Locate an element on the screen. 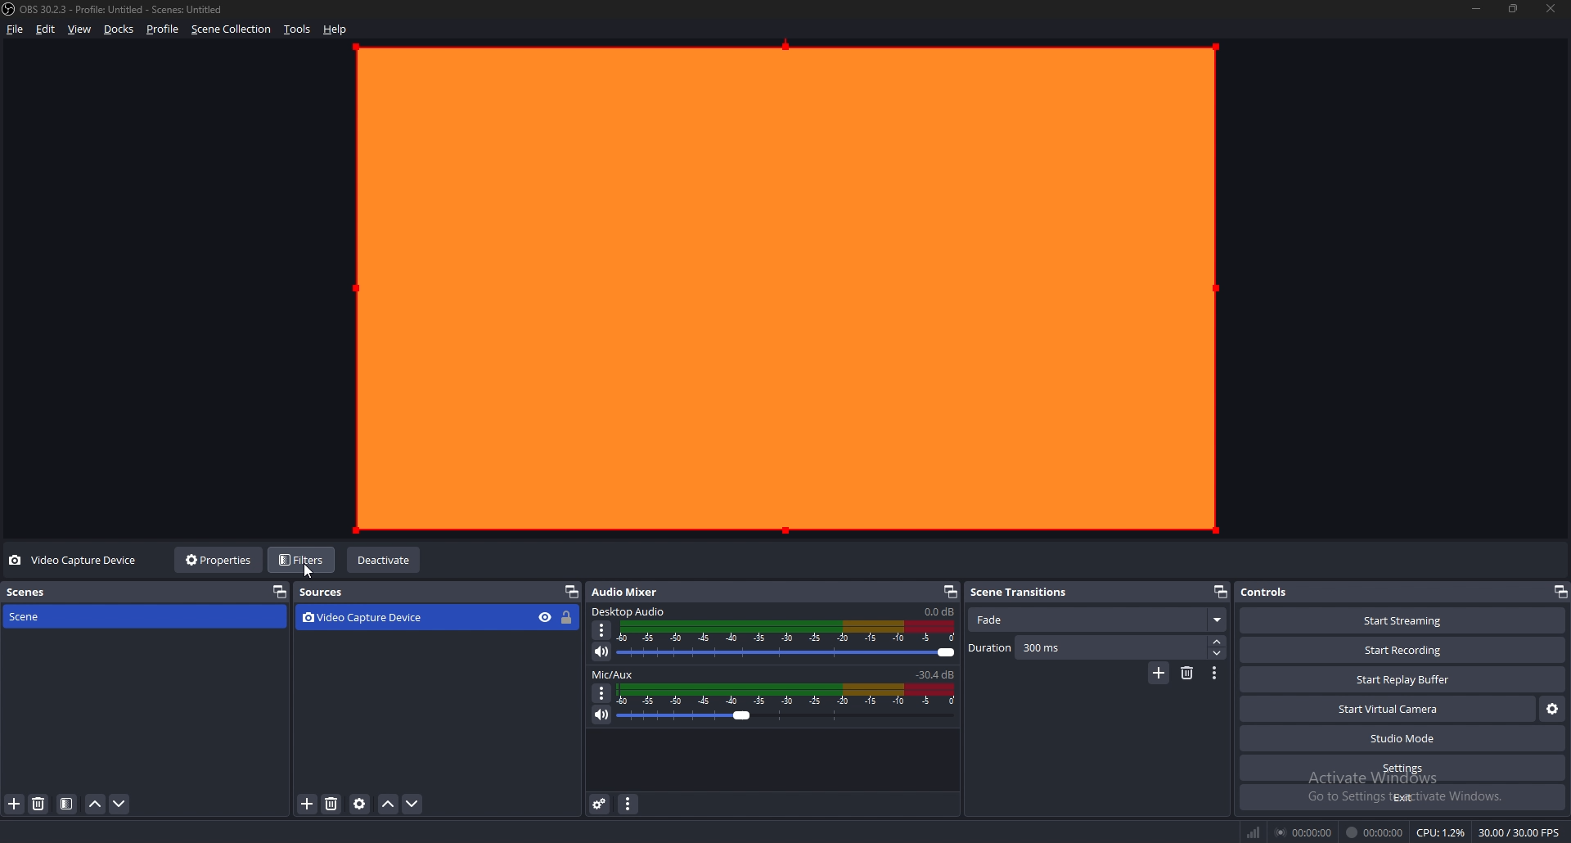 This screenshot has width=1571, height=843. filter is located at coordinates (67, 805).